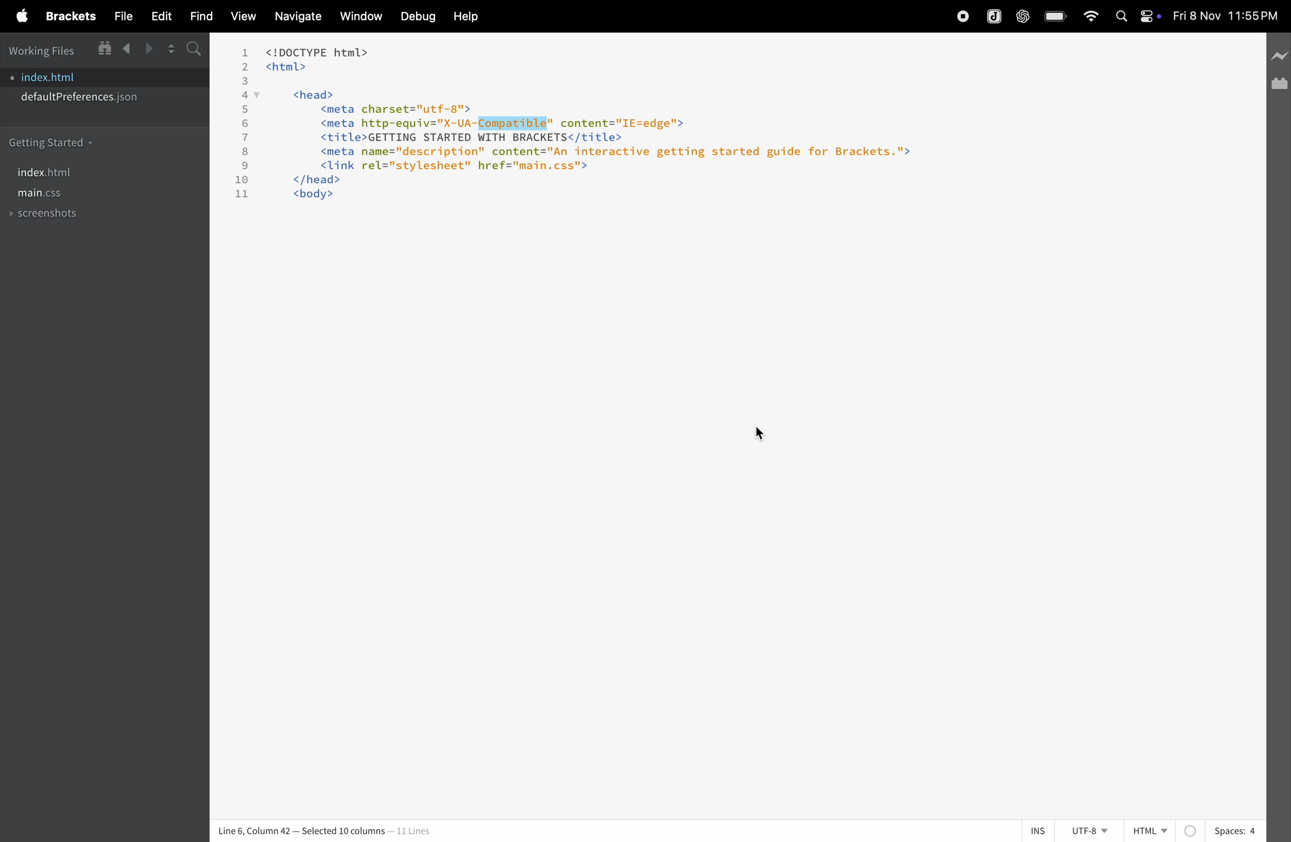 This screenshot has height=842, width=1291. Describe the element at coordinates (104, 49) in the screenshot. I see `show in file tree` at that location.